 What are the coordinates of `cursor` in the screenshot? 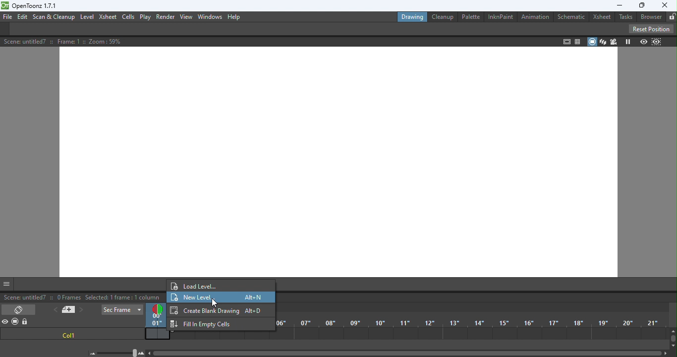 It's located at (216, 302).